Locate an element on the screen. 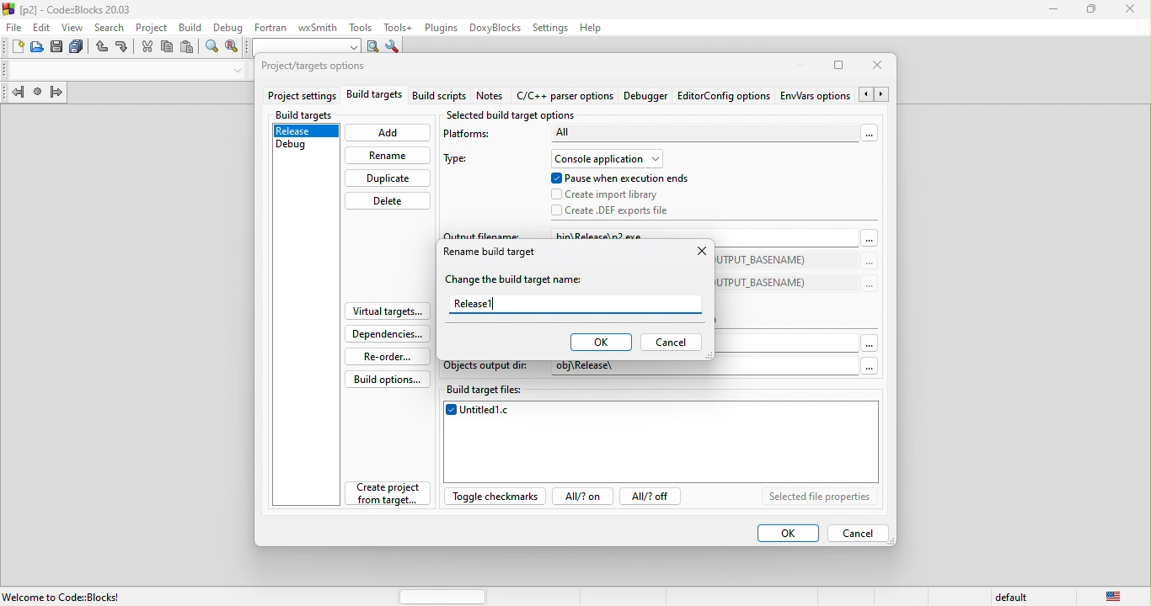 The height and width of the screenshot is (606, 1151). tools is located at coordinates (358, 26).